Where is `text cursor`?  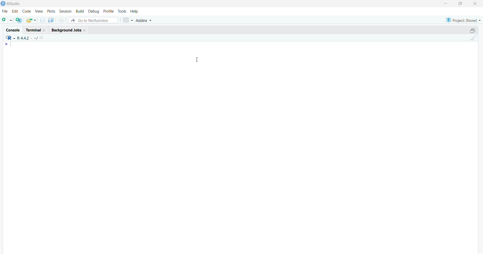
text cursor is located at coordinates (12, 45).